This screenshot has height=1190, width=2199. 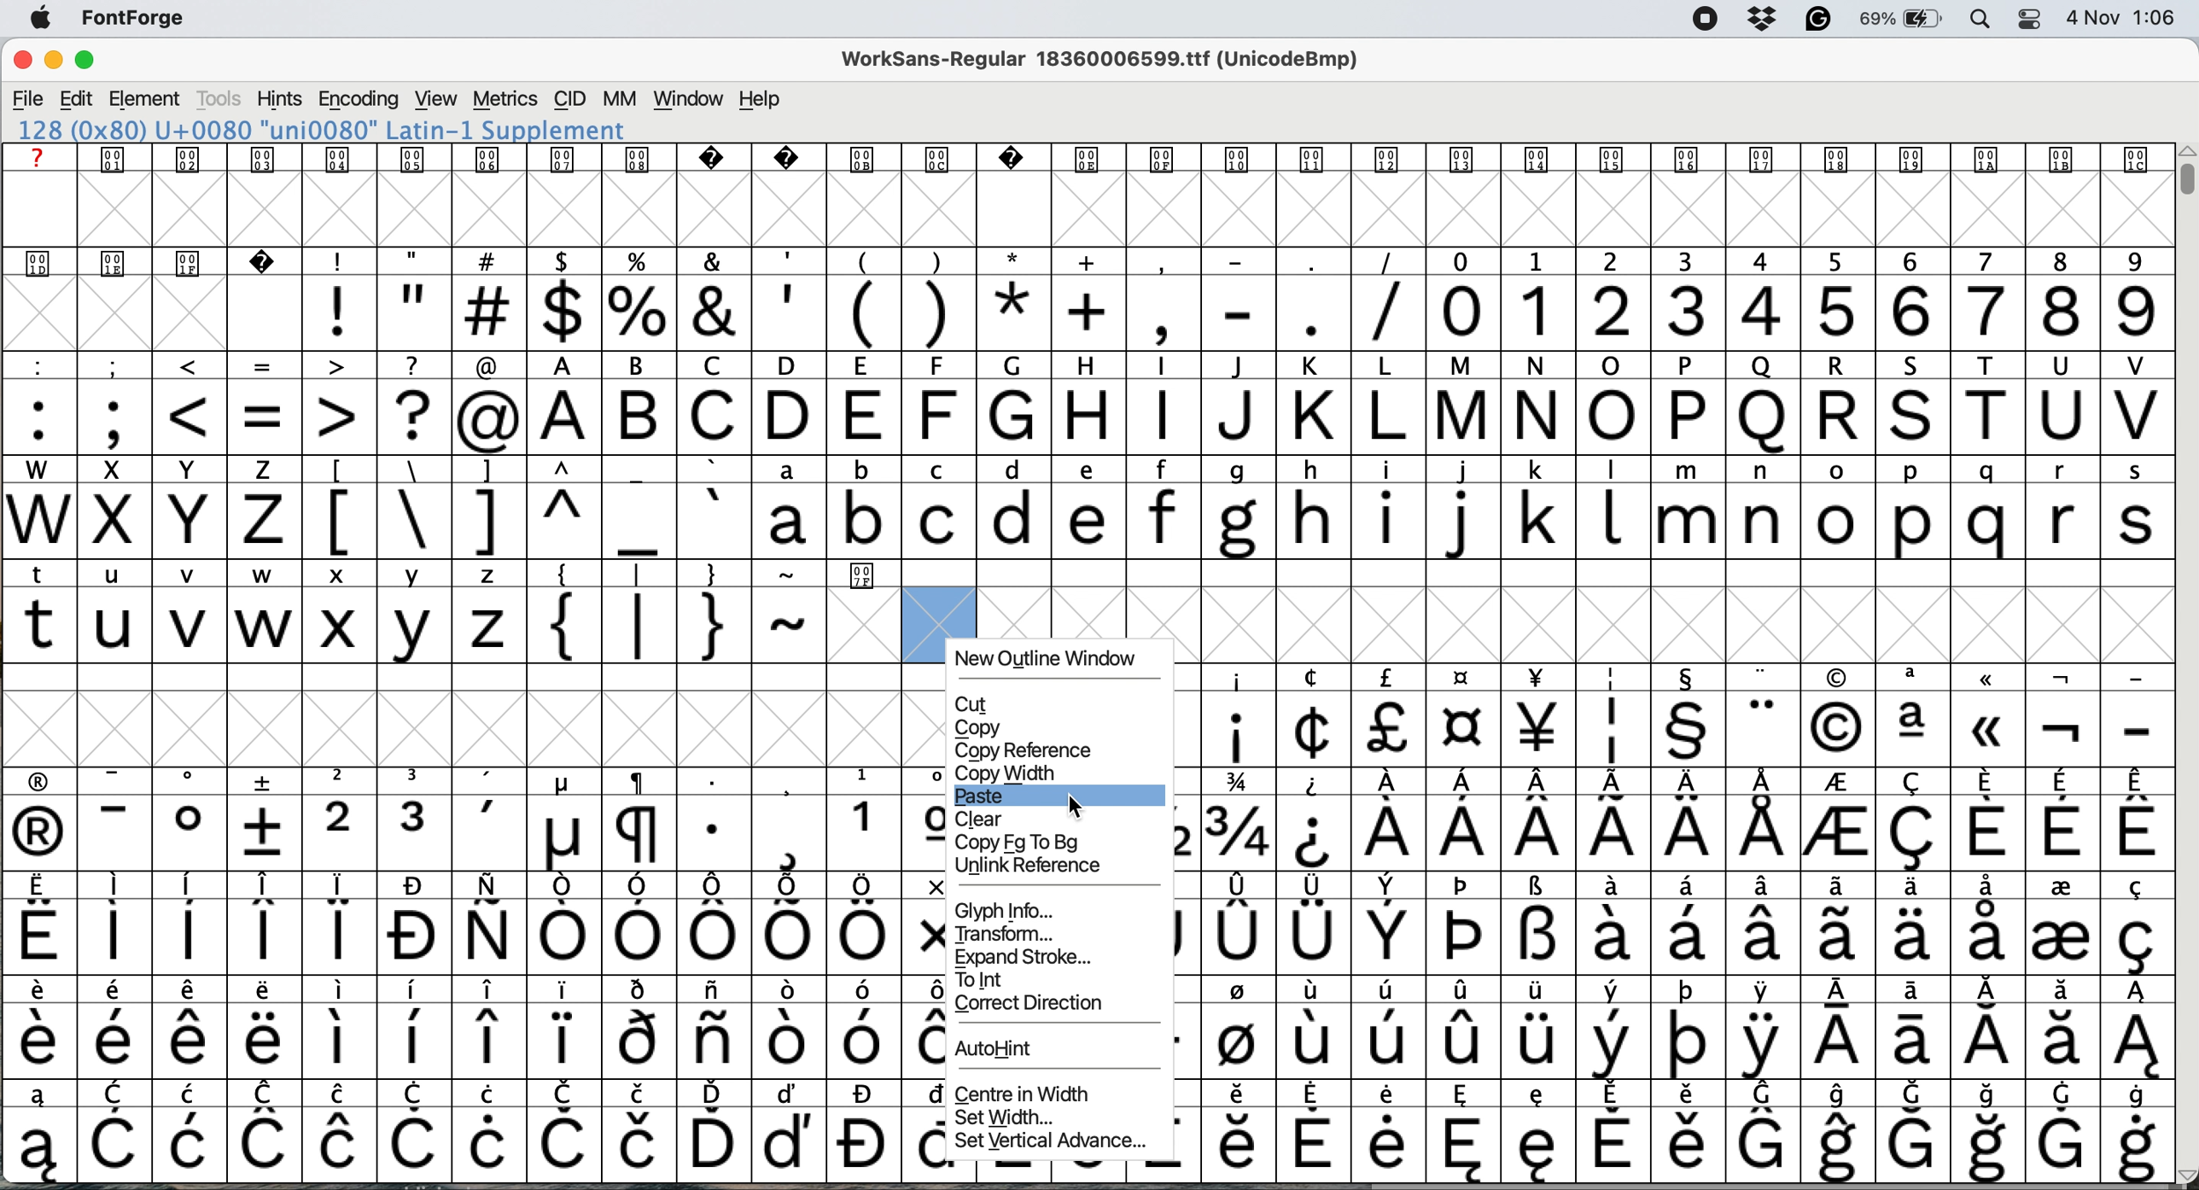 I want to click on lower case letters a to s, so click(x=1455, y=520).